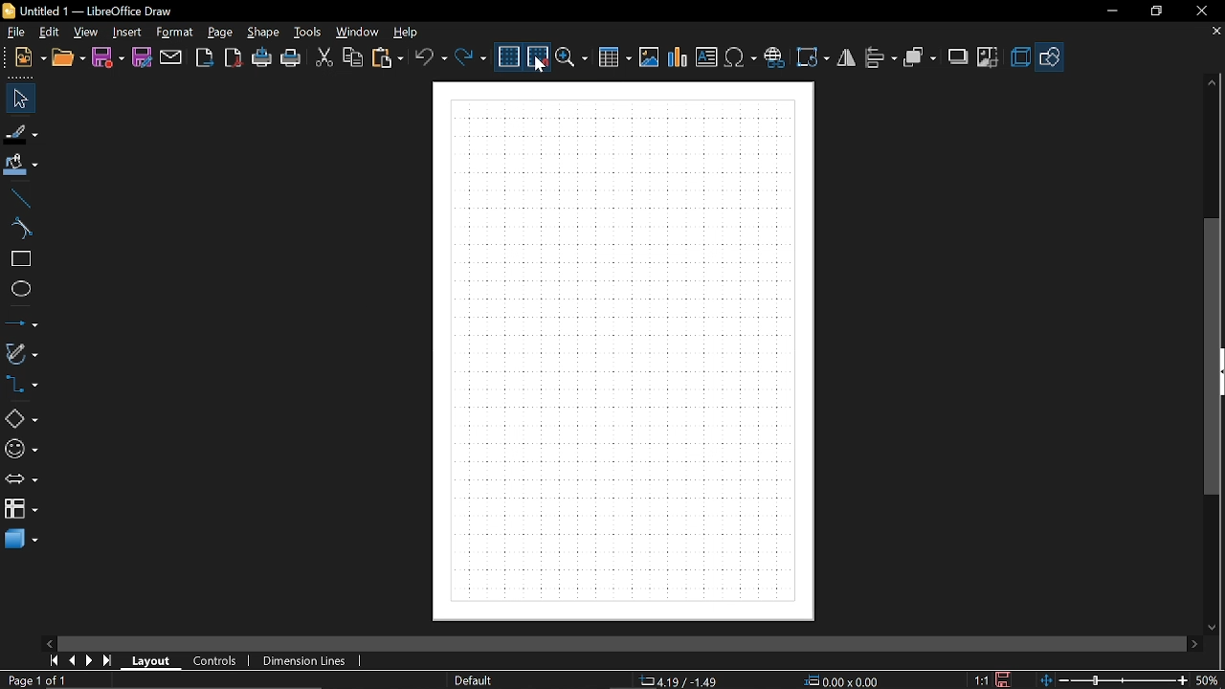 This screenshot has height=689, width=1225. Describe the element at coordinates (91, 660) in the screenshot. I see `next page` at that location.